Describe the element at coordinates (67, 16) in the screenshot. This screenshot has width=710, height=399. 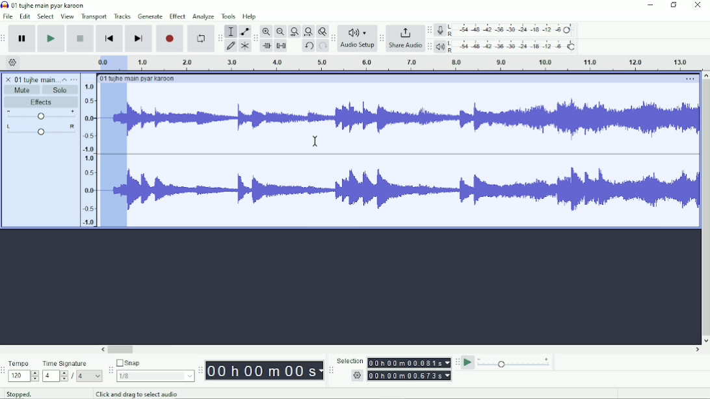
I see `View` at that location.